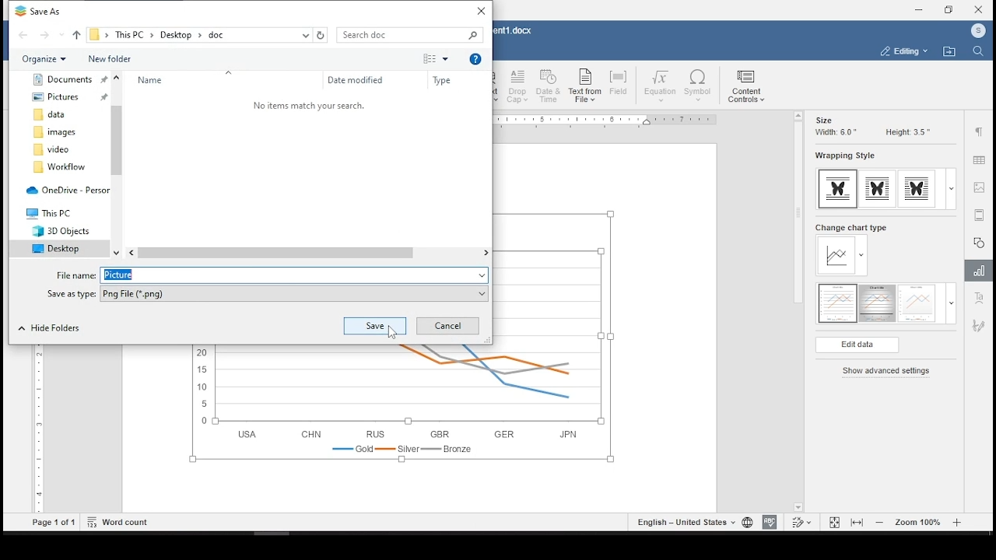 The width and height of the screenshot is (996, 560). What do you see at coordinates (661, 86) in the screenshot?
I see `equation` at bounding box center [661, 86].